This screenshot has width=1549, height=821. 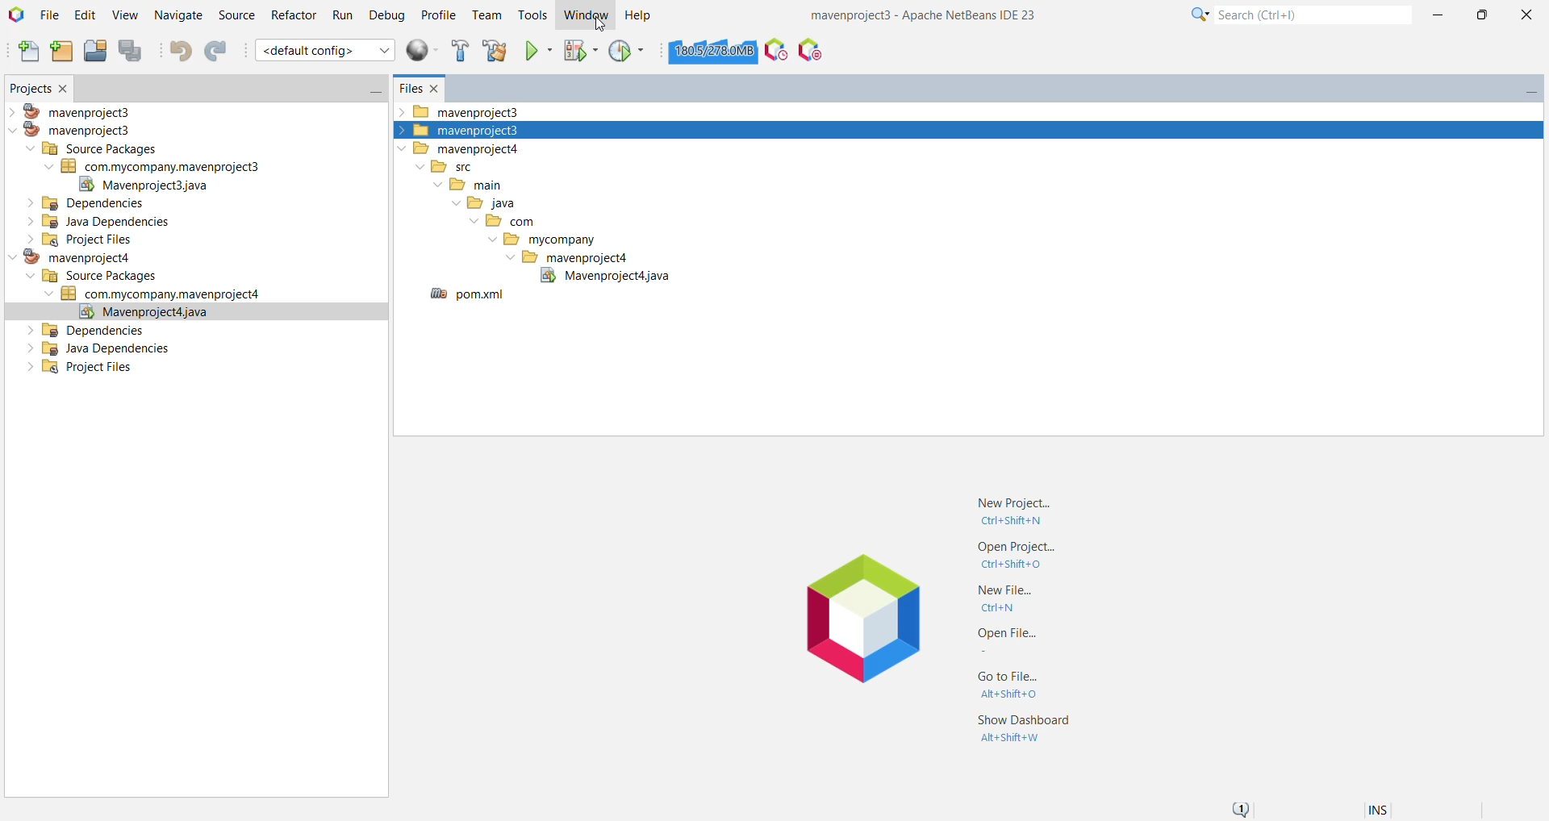 I want to click on Navigate, so click(x=177, y=16).